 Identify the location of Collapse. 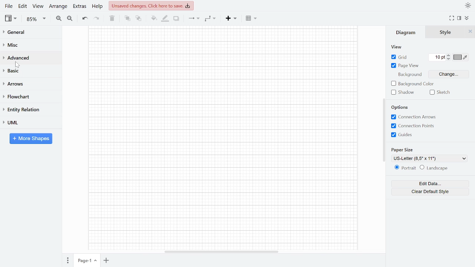
(467, 19).